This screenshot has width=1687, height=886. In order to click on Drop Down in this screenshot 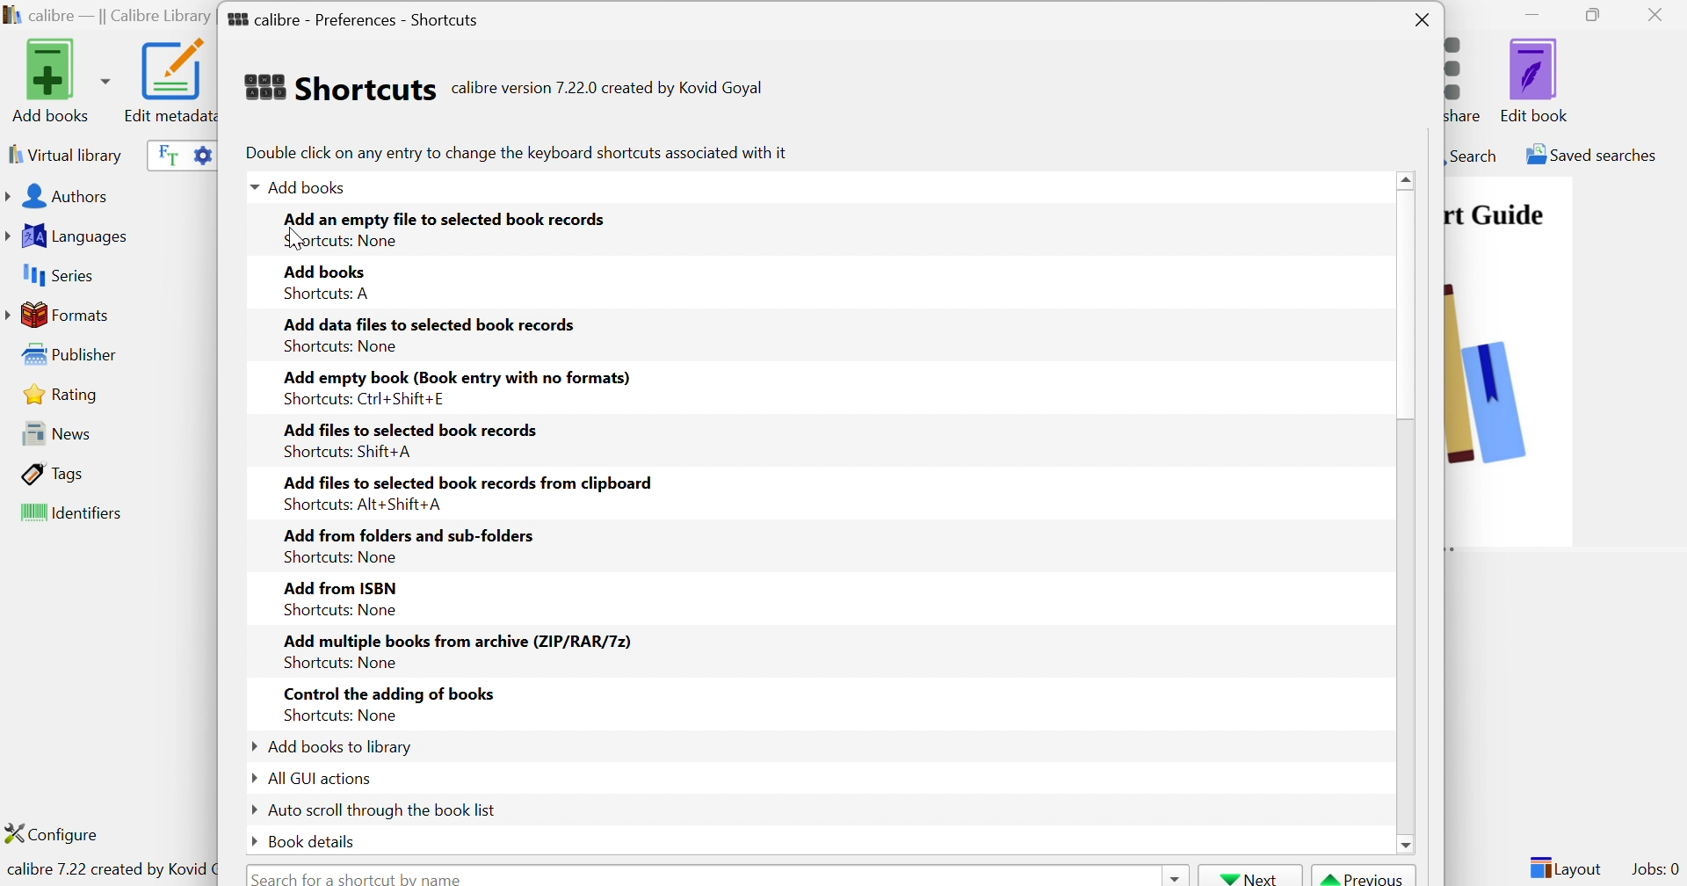, I will do `click(252, 780)`.